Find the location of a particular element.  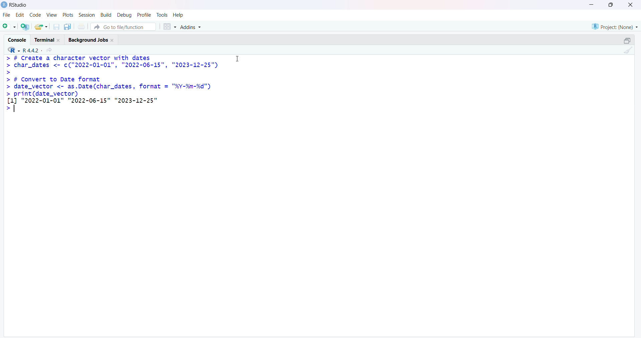

Build is located at coordinates (104, 15).